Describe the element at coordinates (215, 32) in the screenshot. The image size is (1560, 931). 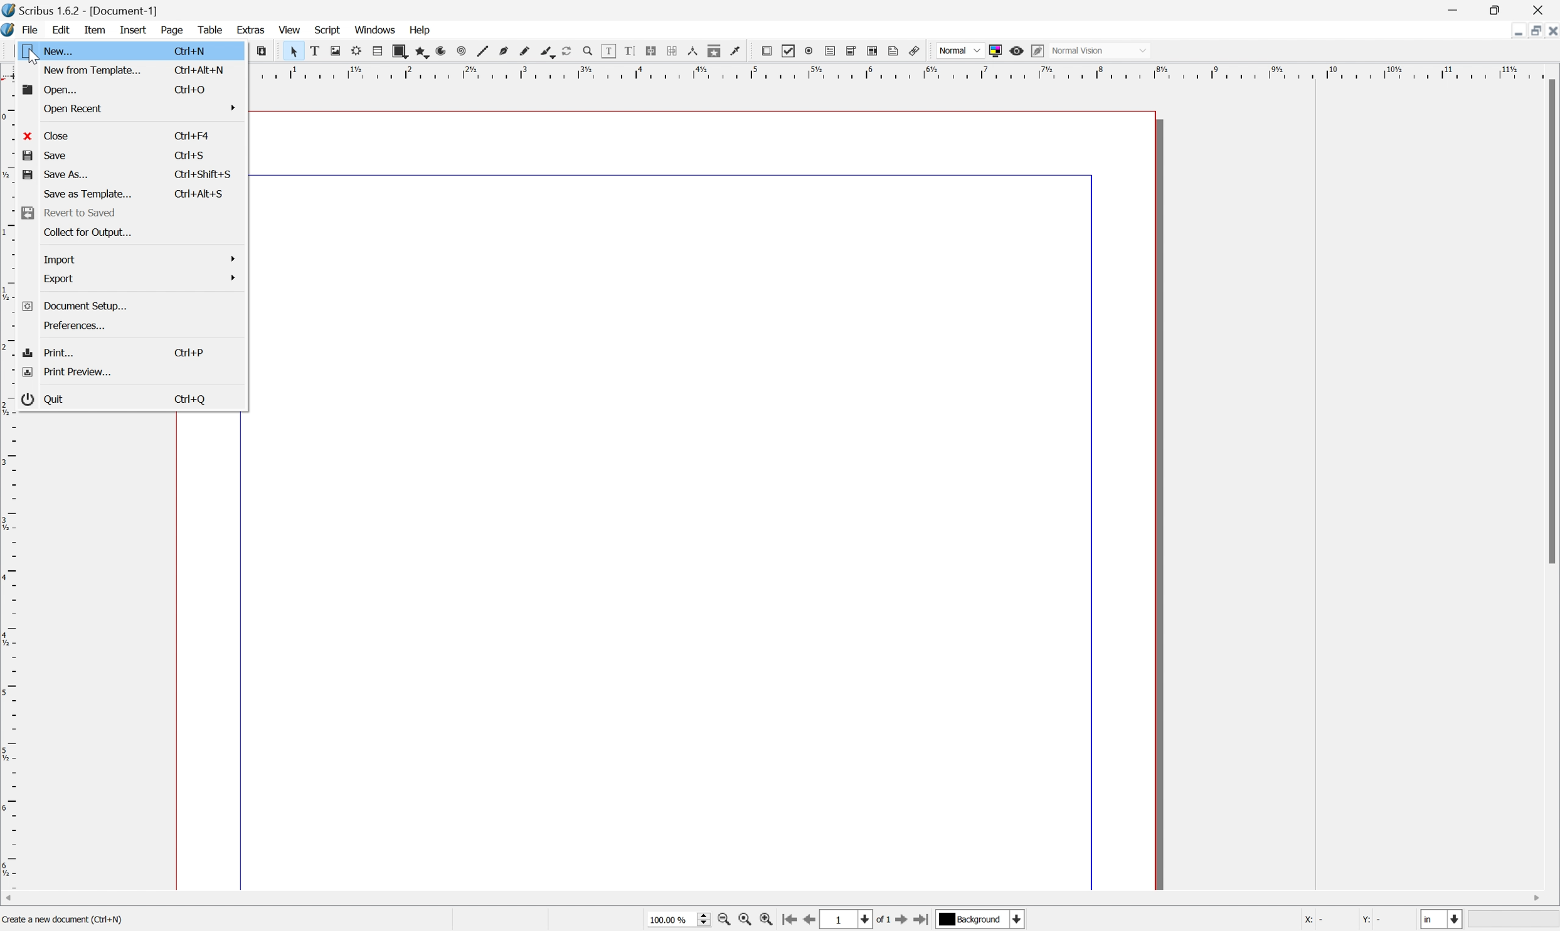
I see `Table` at that location.